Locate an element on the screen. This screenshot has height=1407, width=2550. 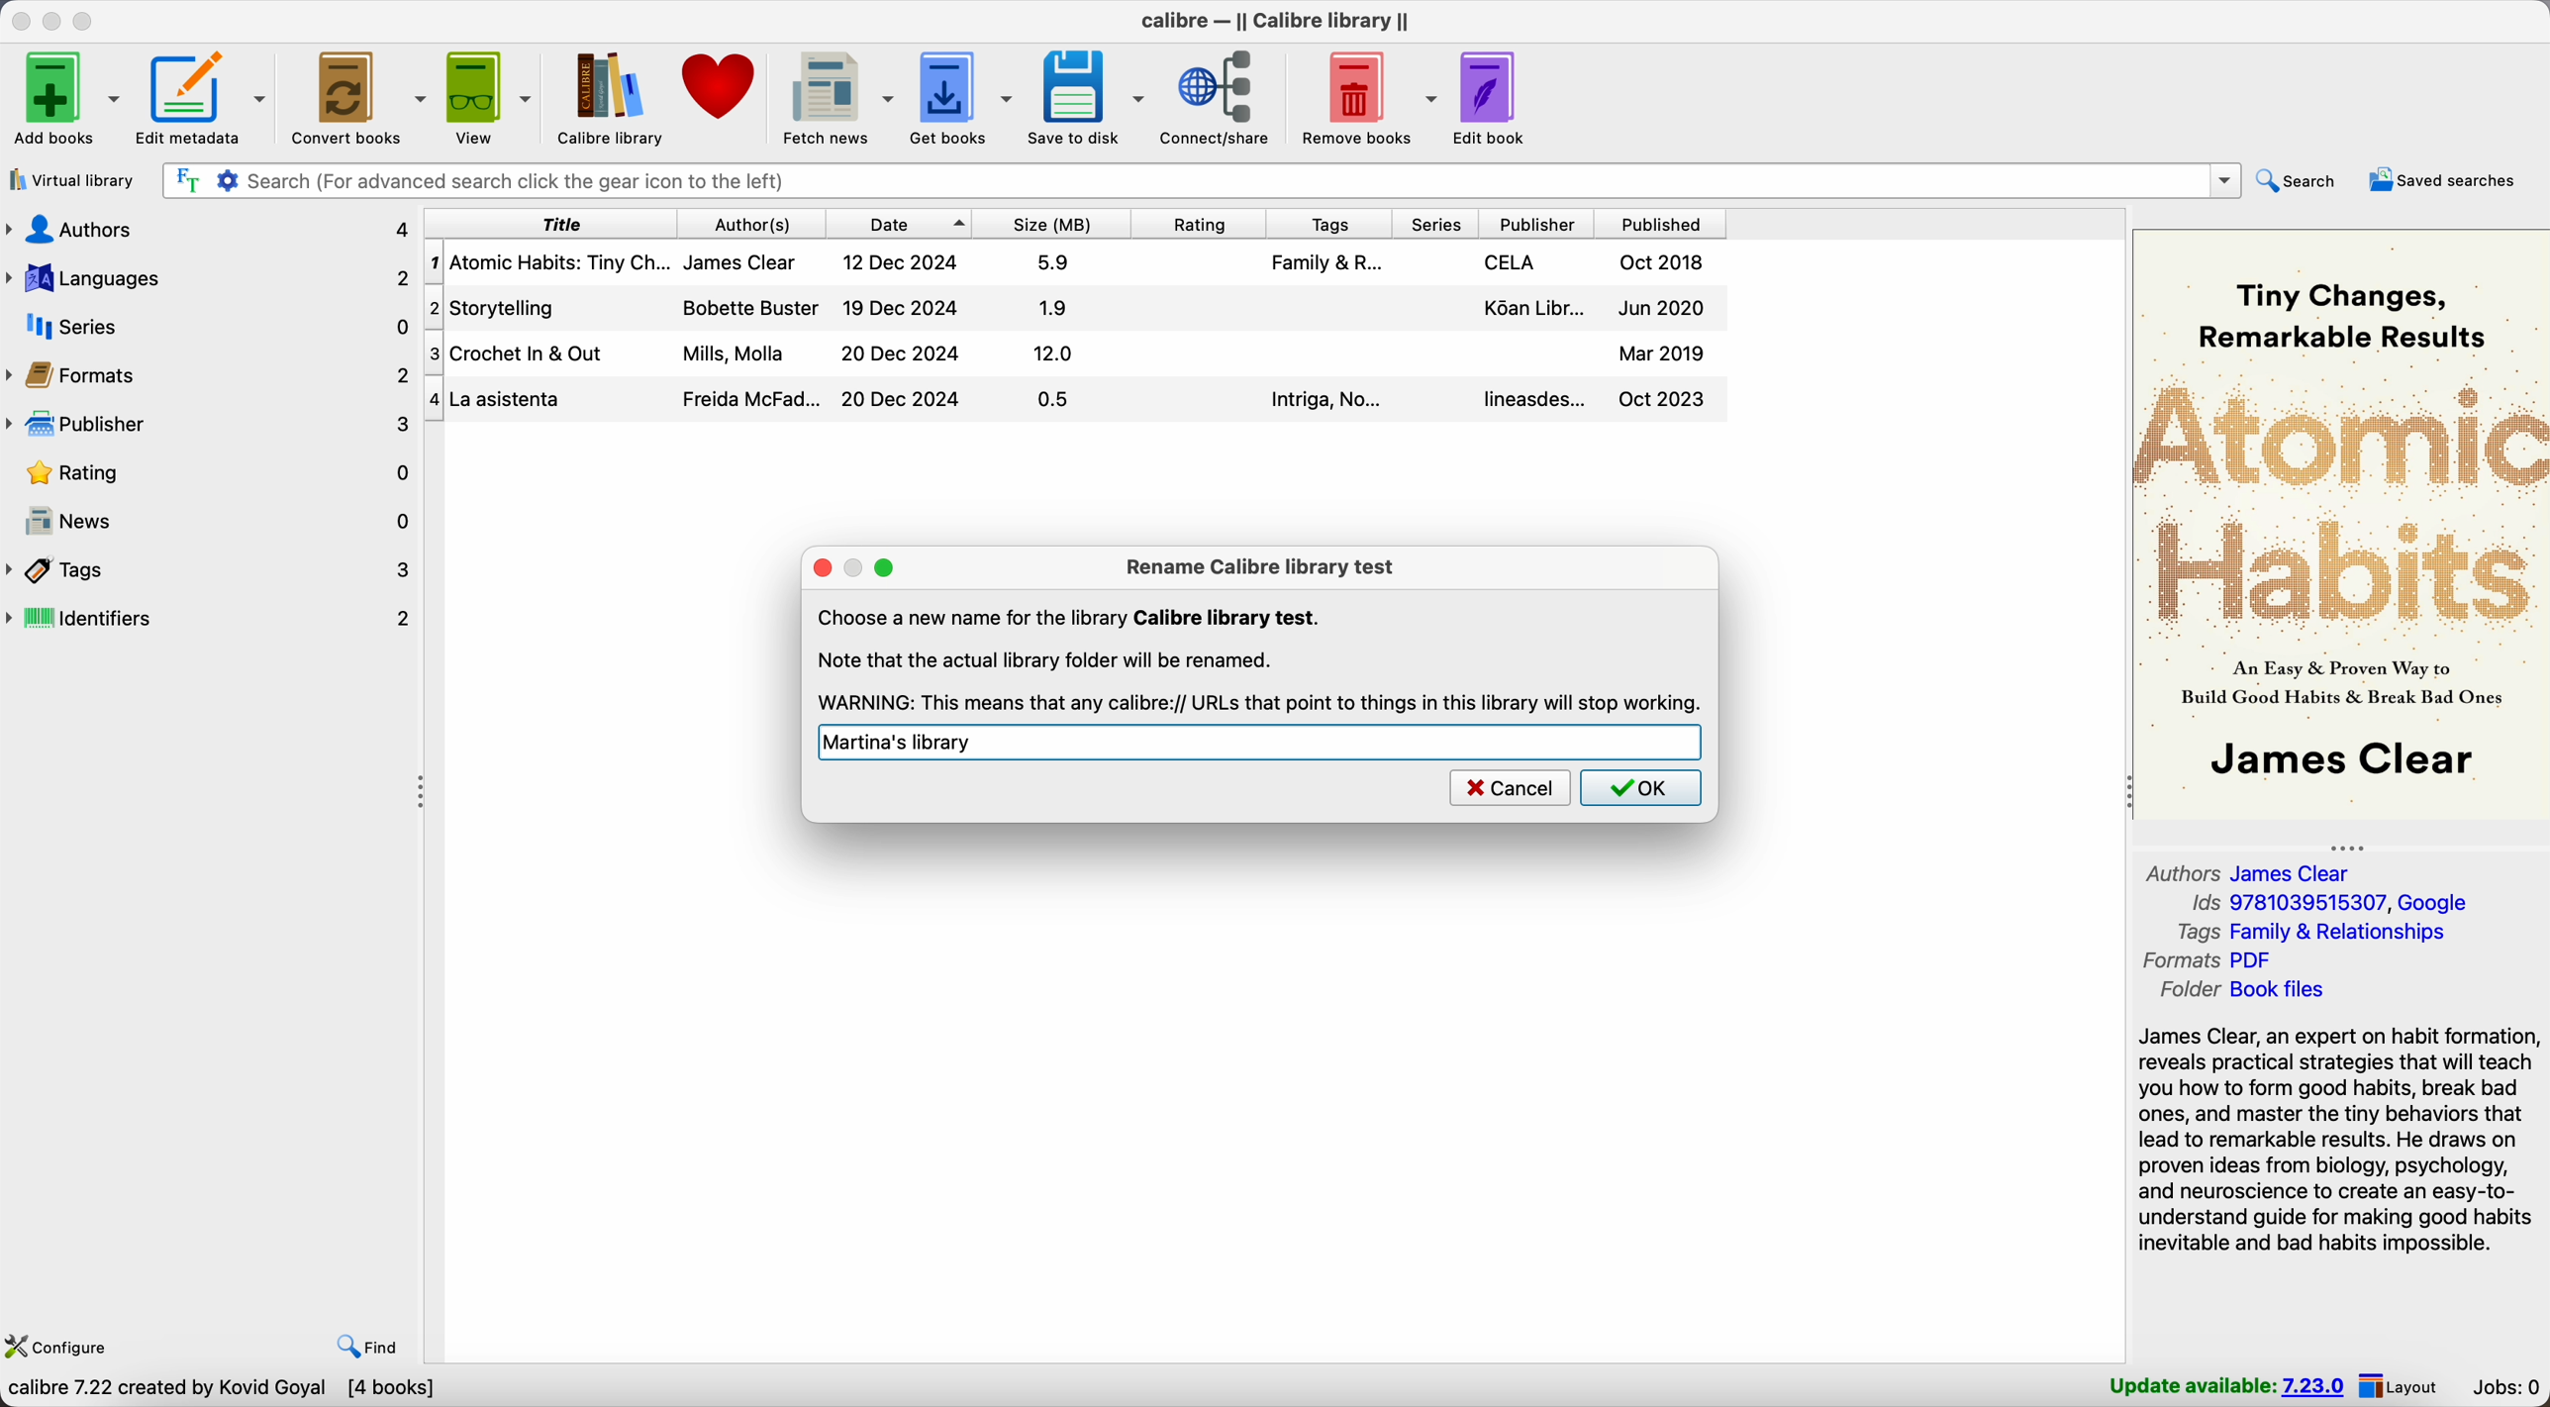
disable minimize popup is located at coordinates (858, 566).